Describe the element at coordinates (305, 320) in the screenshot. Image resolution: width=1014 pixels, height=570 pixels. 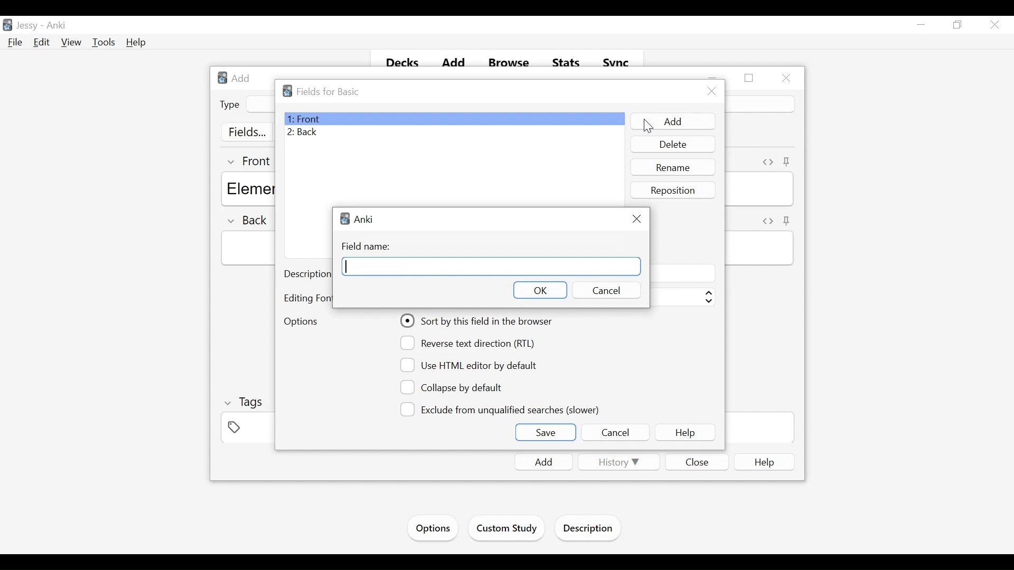
I see `Options` at that location.